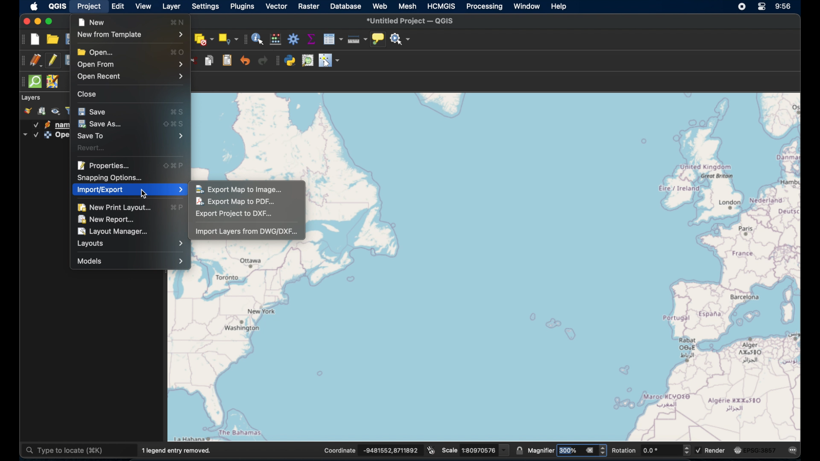  I want to click on save shortcut, so click(179, 113).